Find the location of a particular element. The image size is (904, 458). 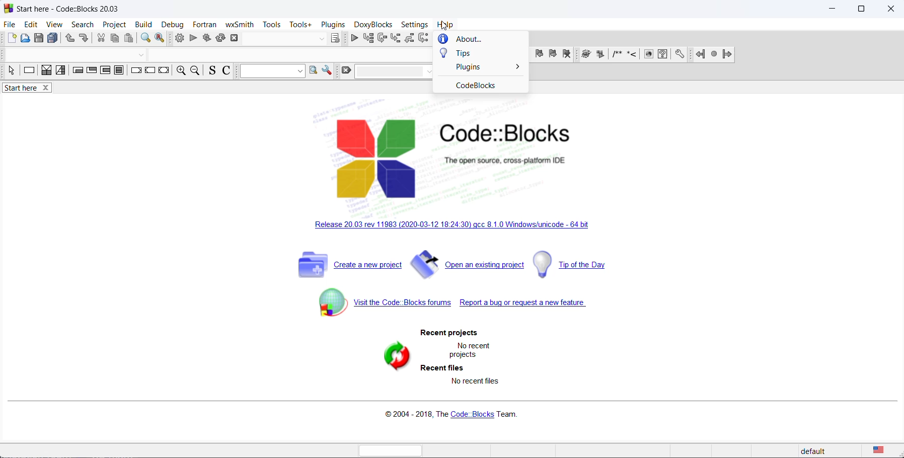

run is located at coordinates (193, 39).